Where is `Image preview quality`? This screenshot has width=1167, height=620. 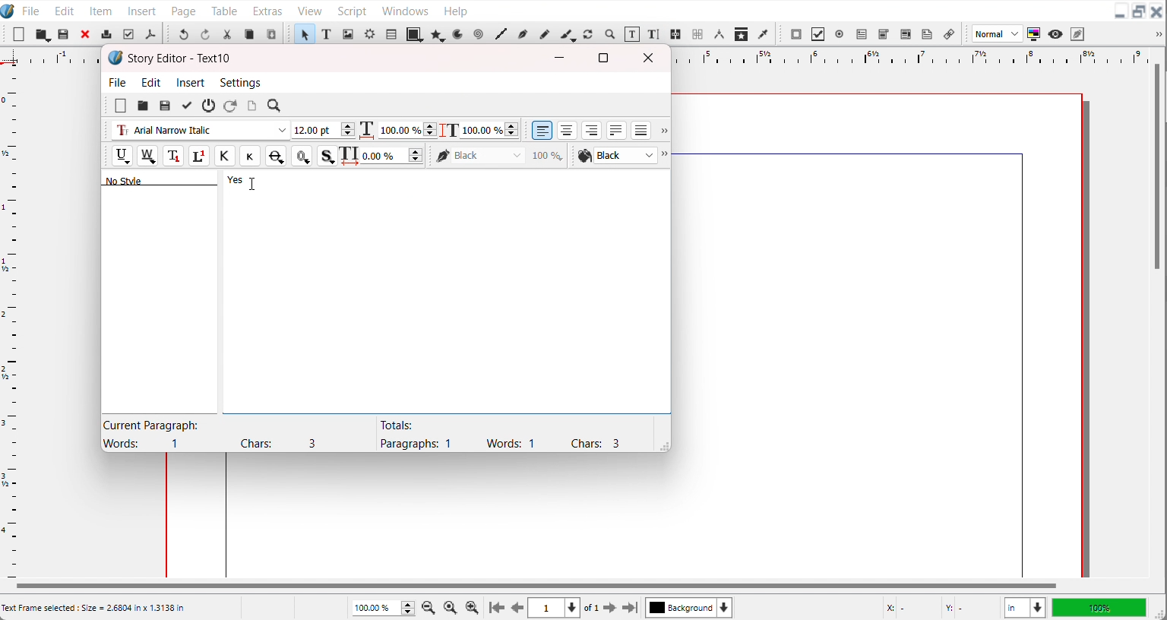
Image preview quality is located at coordinates (998, 33).